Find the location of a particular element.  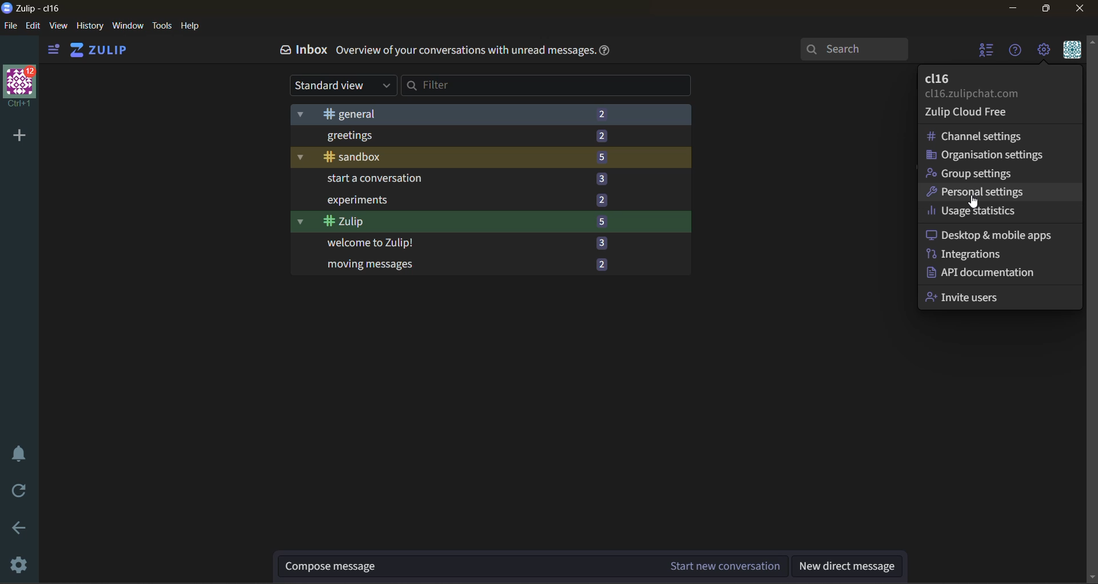

search is located at coordinates (854, 49).